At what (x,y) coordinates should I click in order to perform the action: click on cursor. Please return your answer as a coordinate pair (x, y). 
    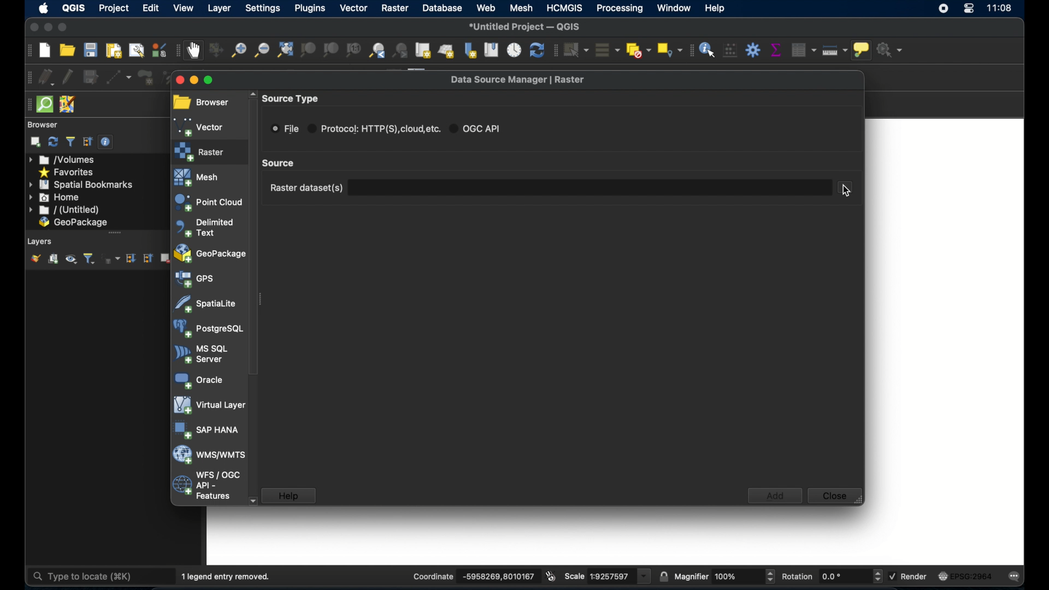
    Looking at the image, I should click on (847, 191).